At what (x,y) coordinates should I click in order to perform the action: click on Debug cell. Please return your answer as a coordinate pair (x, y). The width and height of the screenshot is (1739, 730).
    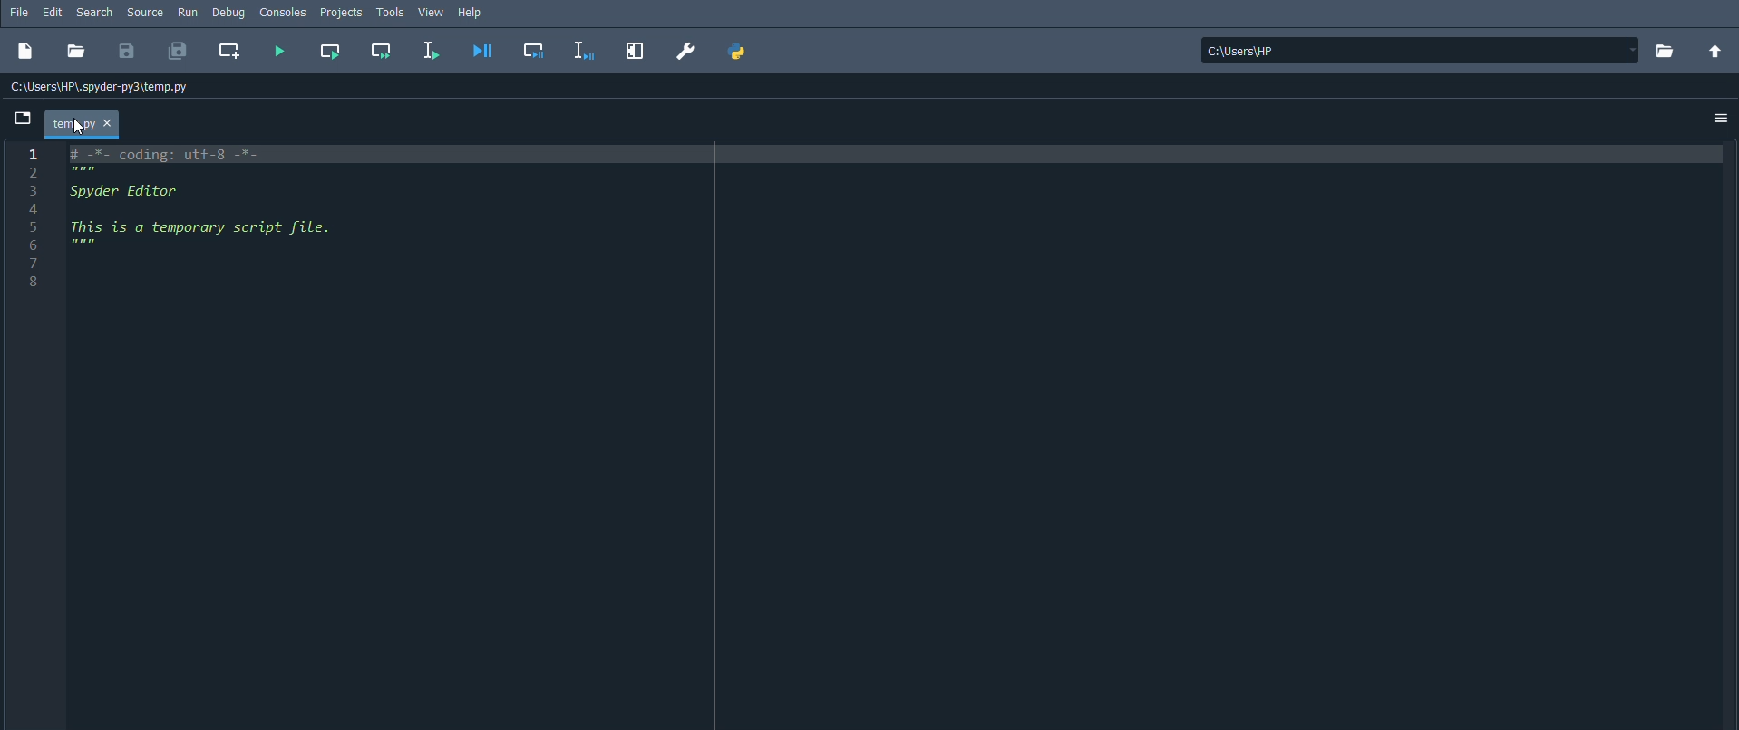
    Looking at the image, I should click on (533, 51).